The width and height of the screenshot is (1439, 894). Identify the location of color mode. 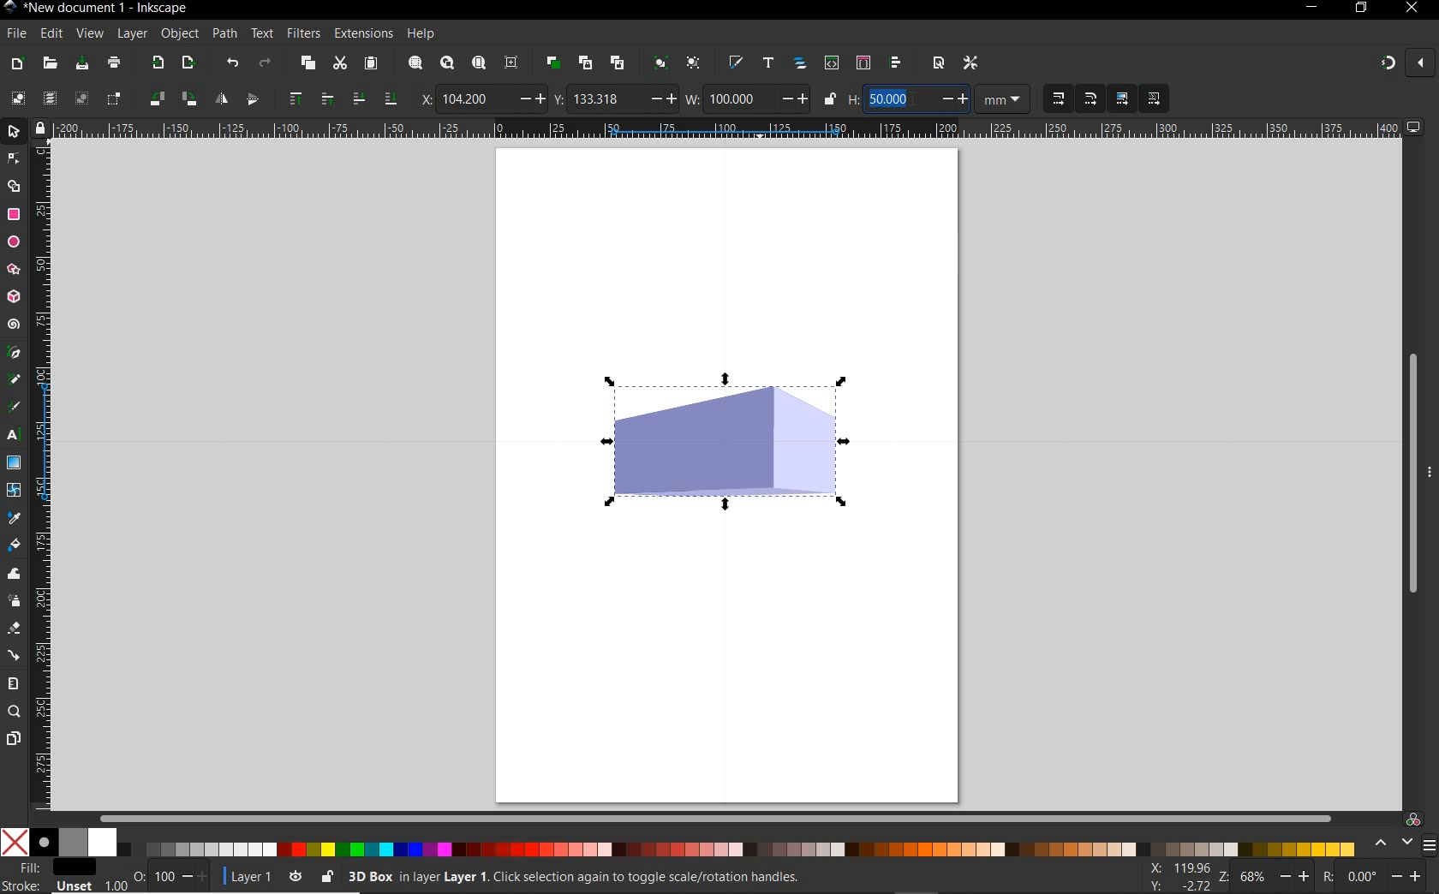
(682, 842).